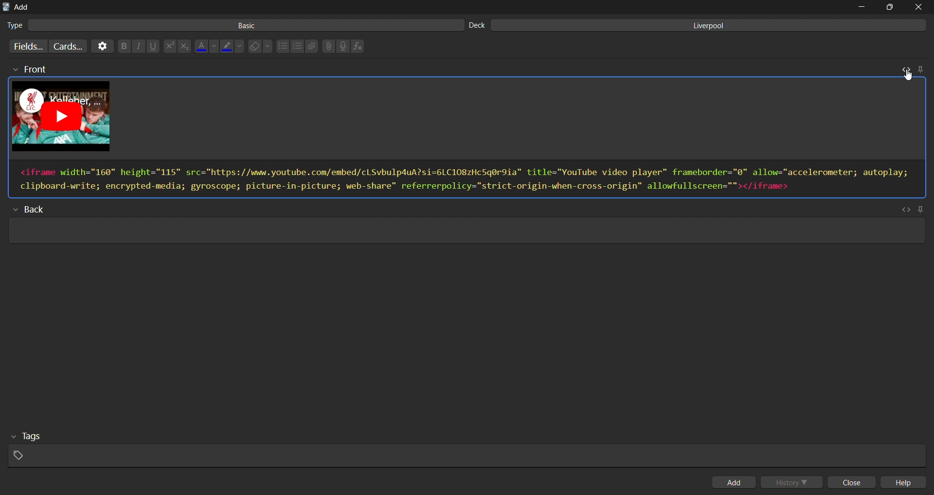  I want to click on erase formatting, so click(262, 46).